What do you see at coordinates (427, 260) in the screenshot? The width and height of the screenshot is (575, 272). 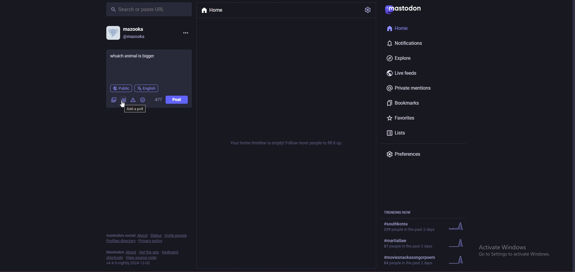 I see `#moviesnackasongorpoem` at bounding box center [427, 260].